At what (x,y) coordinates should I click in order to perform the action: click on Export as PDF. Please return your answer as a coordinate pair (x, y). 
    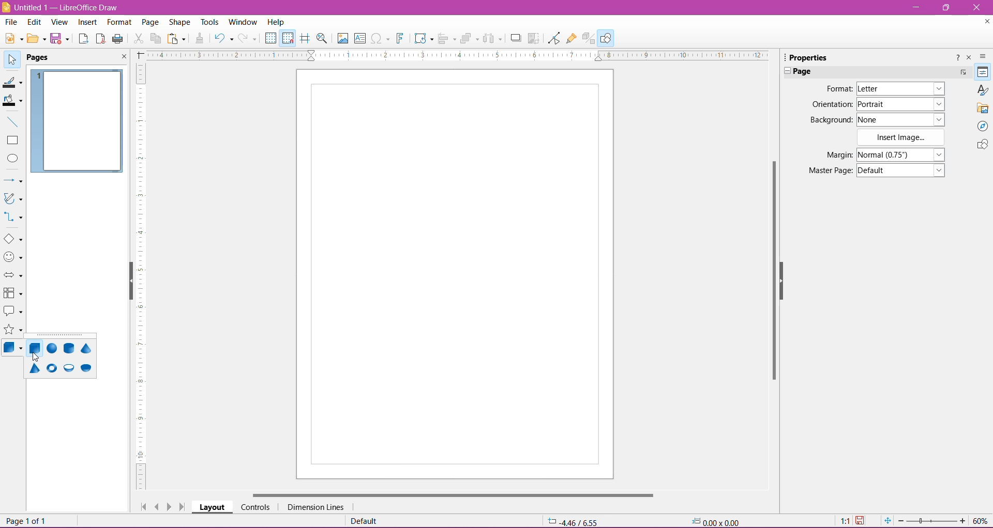
    Looking at the image, I should click on (100, 40).